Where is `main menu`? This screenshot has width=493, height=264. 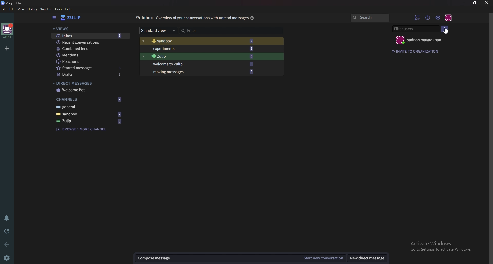
main menu is located at coordinates (438, 18).